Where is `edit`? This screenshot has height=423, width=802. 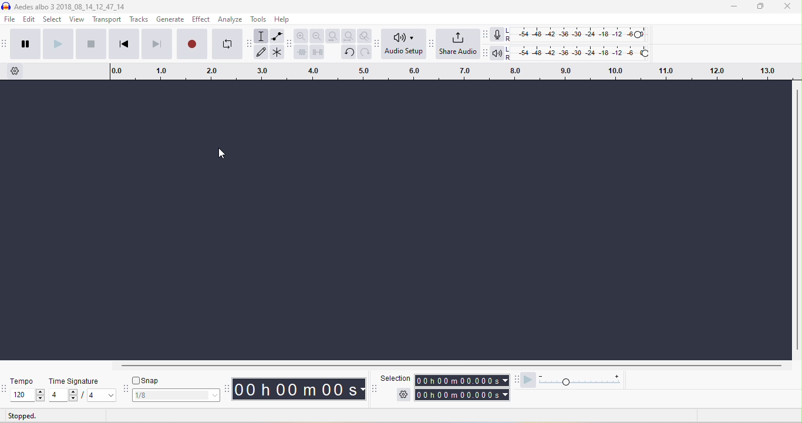
edit is located at coordinates (30, 20).